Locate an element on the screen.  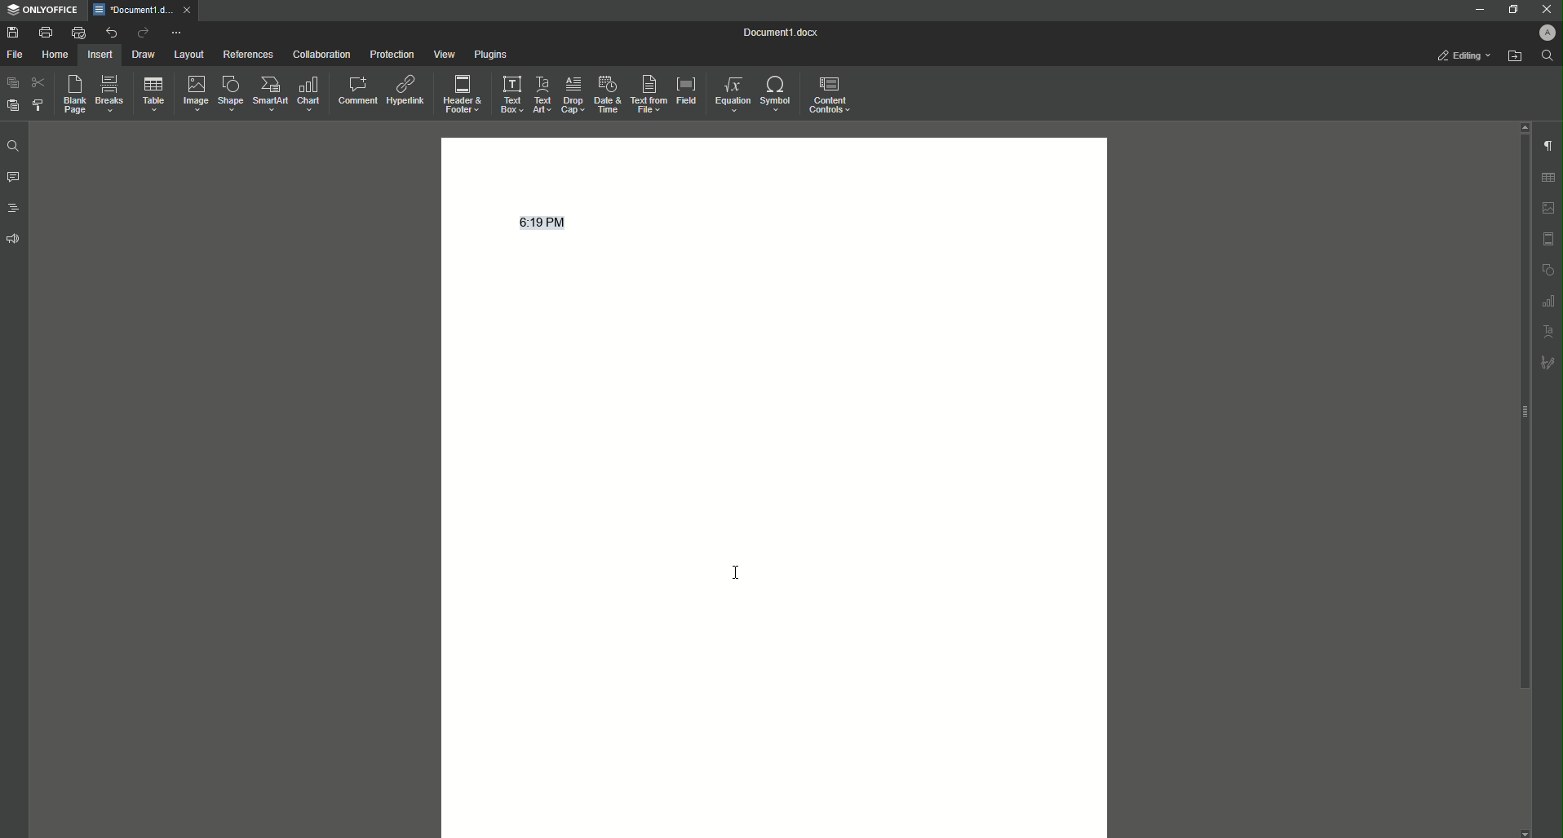
scroll down is located at coordinates (1525, 833).